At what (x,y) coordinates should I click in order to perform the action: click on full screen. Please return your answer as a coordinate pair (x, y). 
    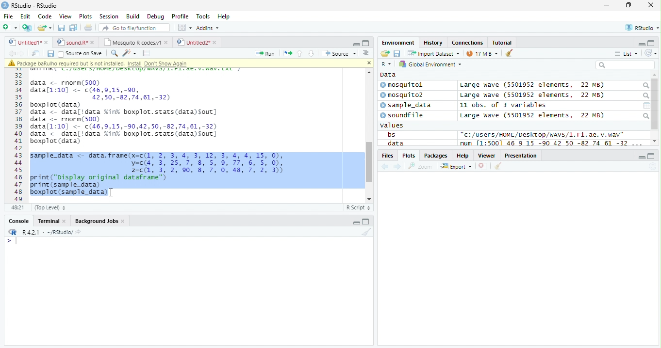
    Looking at the image, I should click on (366, 221).